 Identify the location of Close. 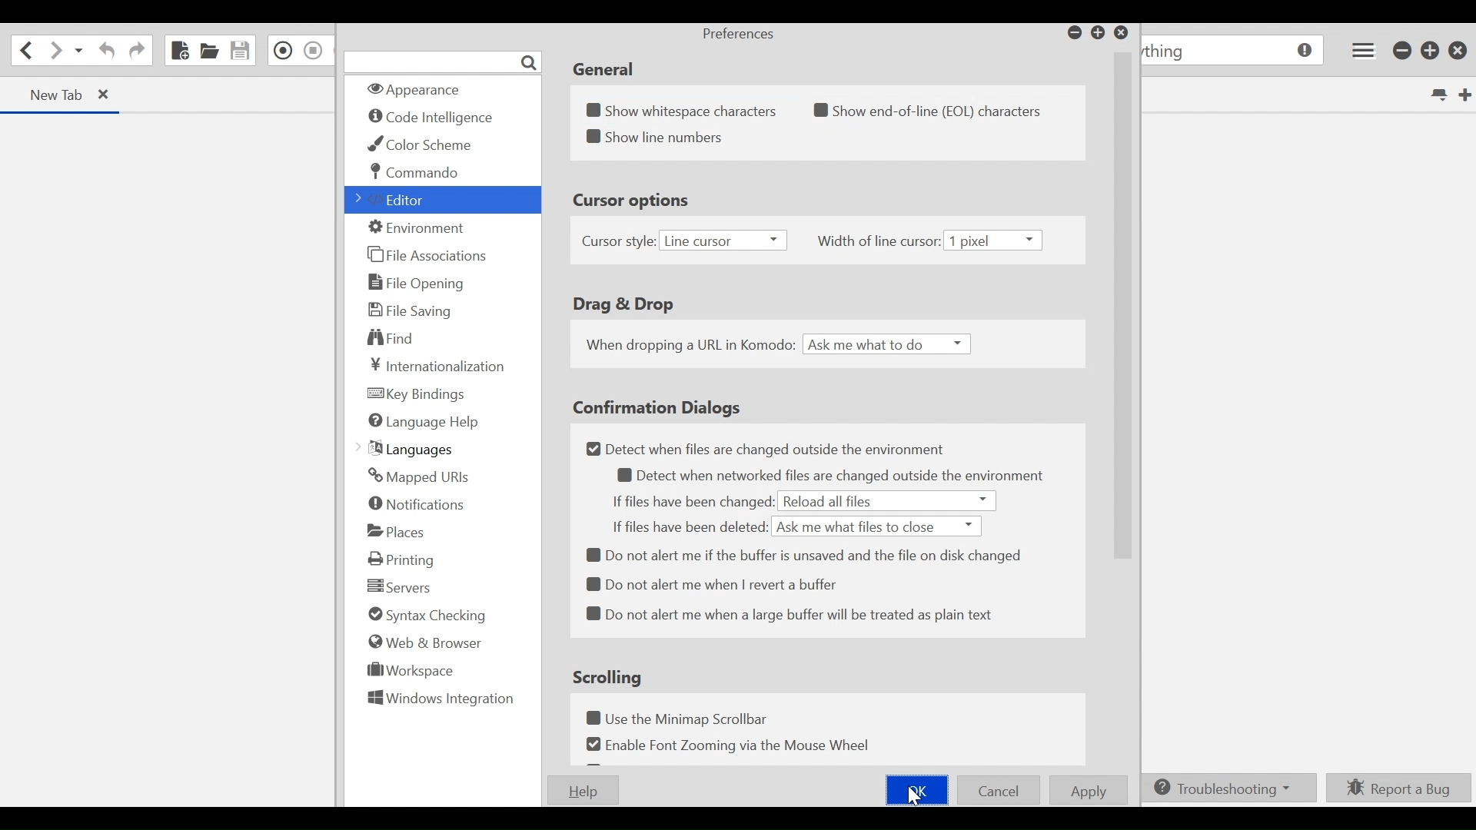
(1459, 51).